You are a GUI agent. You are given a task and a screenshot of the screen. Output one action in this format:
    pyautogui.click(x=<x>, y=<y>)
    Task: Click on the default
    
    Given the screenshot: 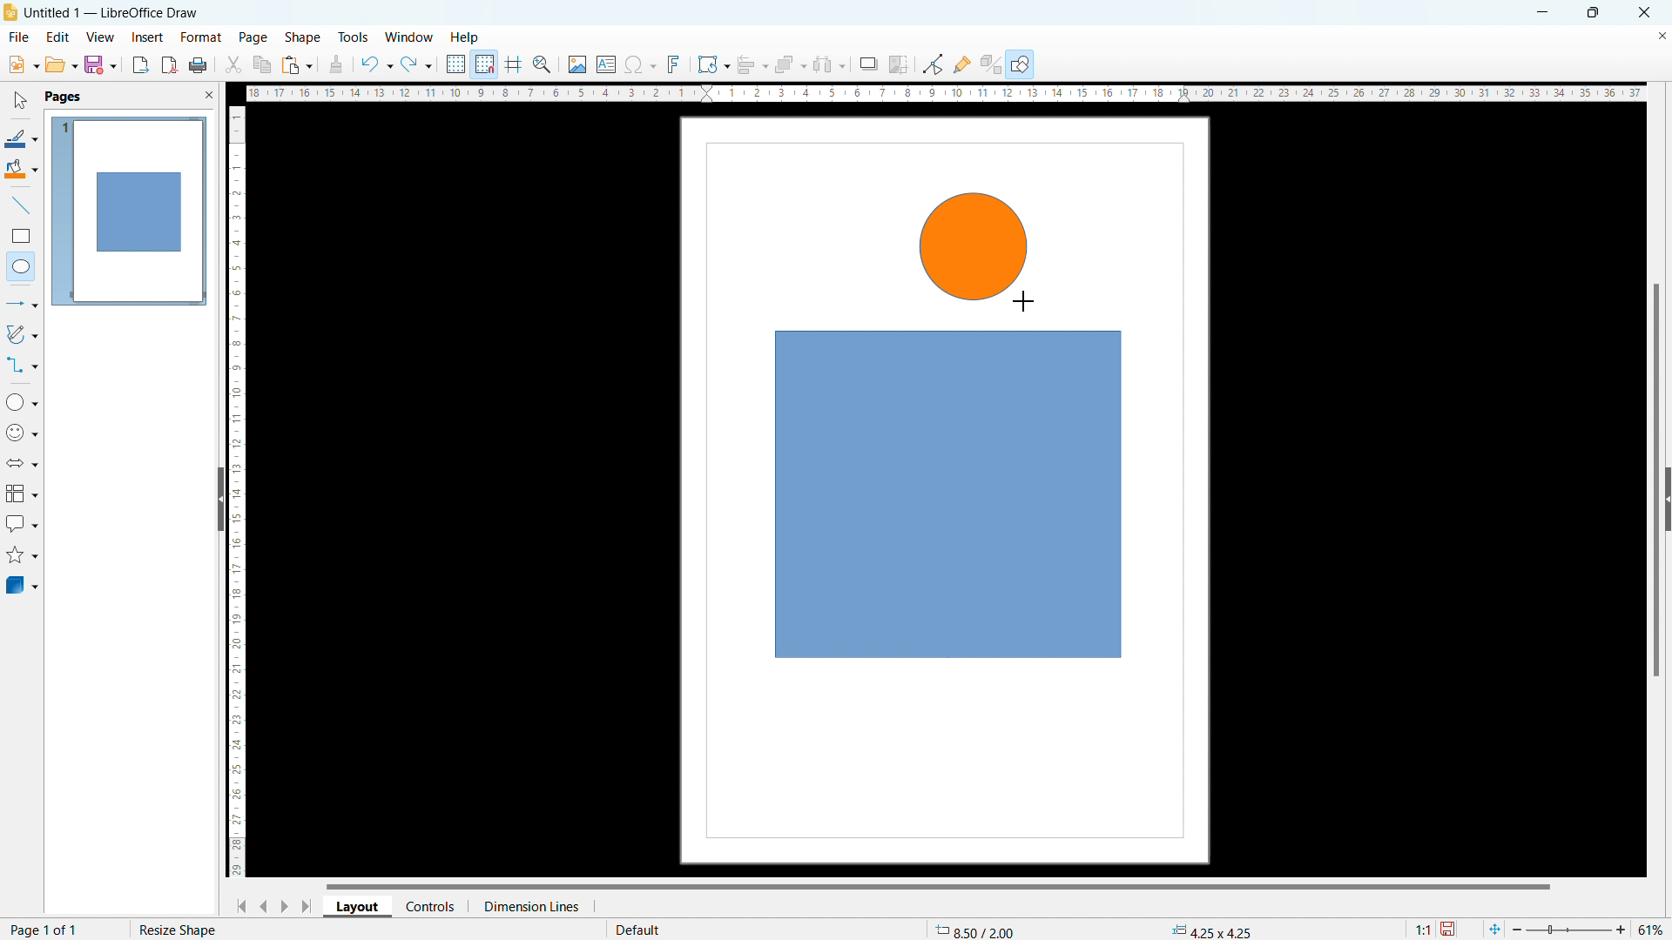 What is the action you would take?
    pyautogui.click(x=637, y=929)
    